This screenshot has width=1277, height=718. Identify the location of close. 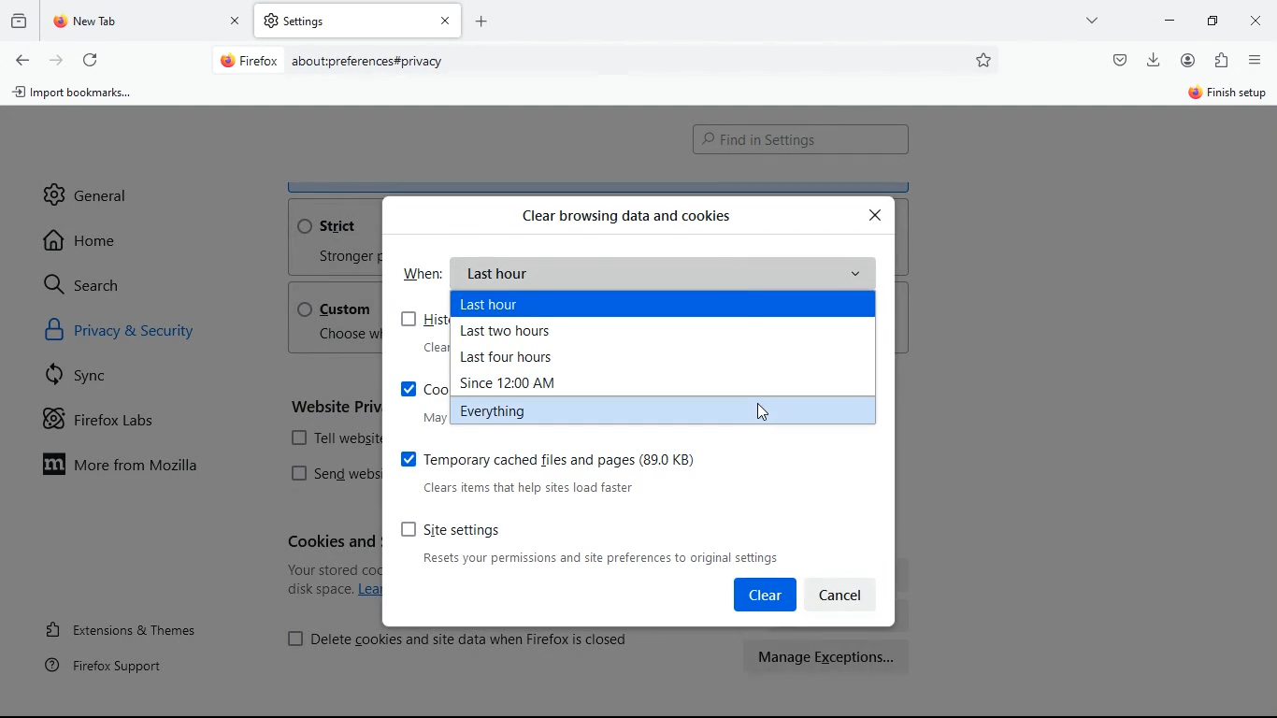
(877, 215).